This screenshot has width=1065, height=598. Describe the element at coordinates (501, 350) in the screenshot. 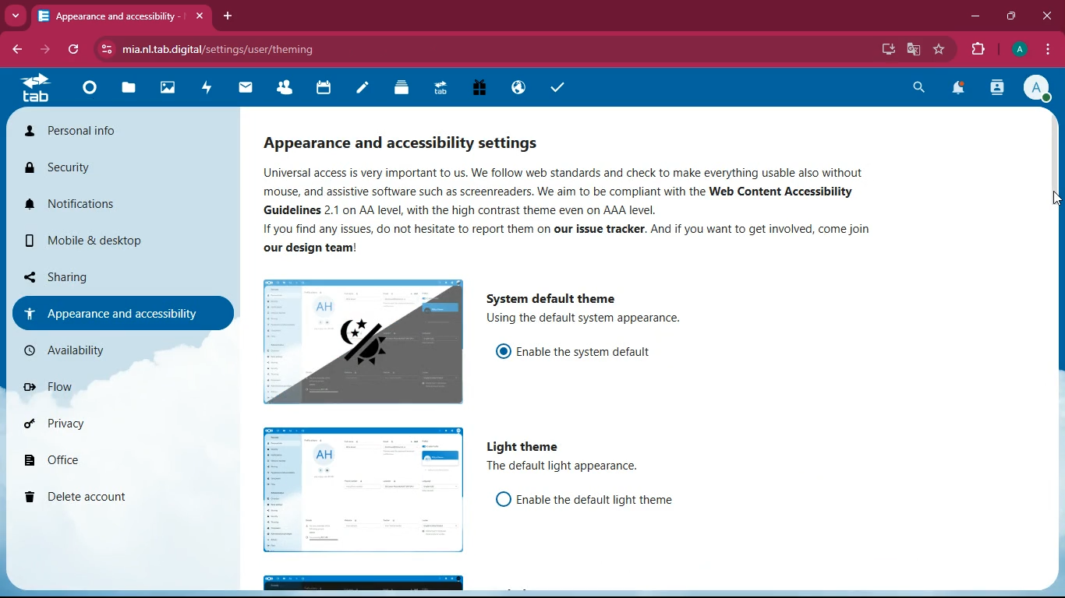

I see `on` at that location.